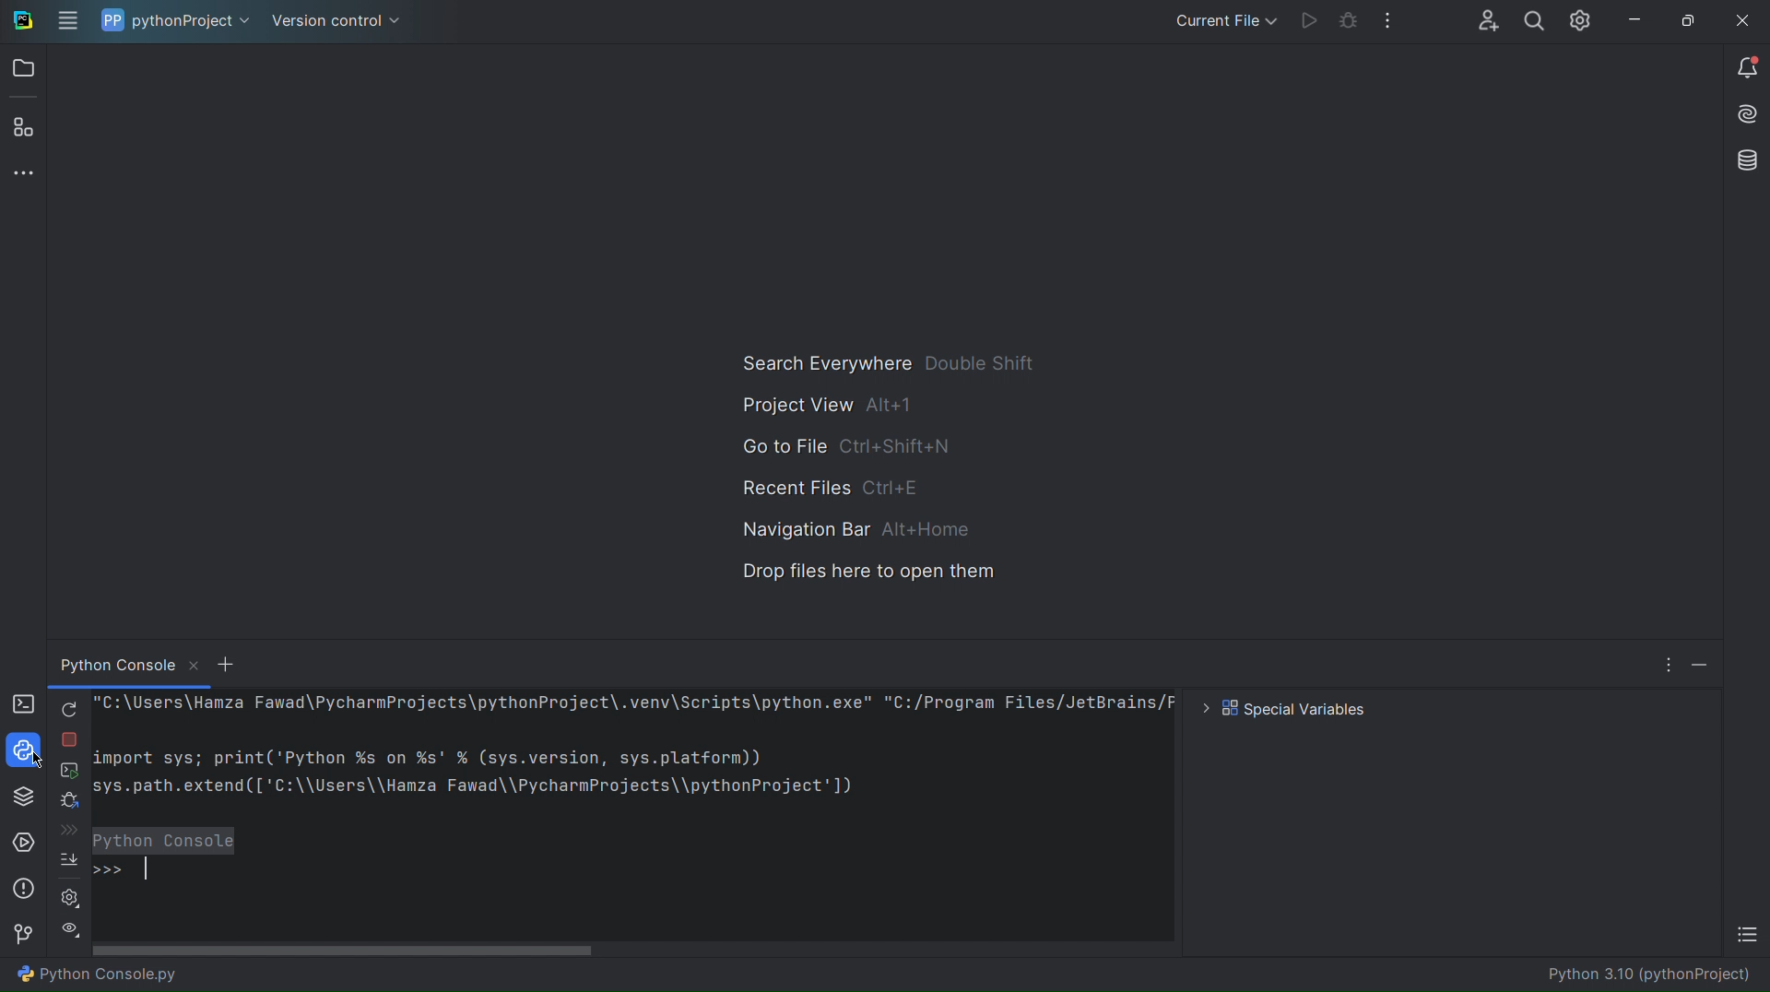  Describe the element at coordinates (1699, 664) in the screenshot. I see `Minimize` at that location.